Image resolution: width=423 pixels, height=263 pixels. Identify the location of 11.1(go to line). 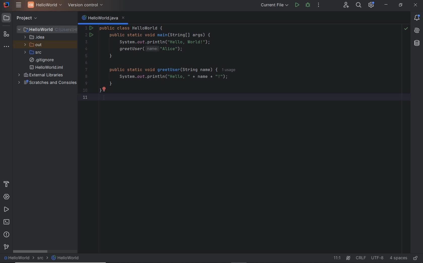
(337, 258).